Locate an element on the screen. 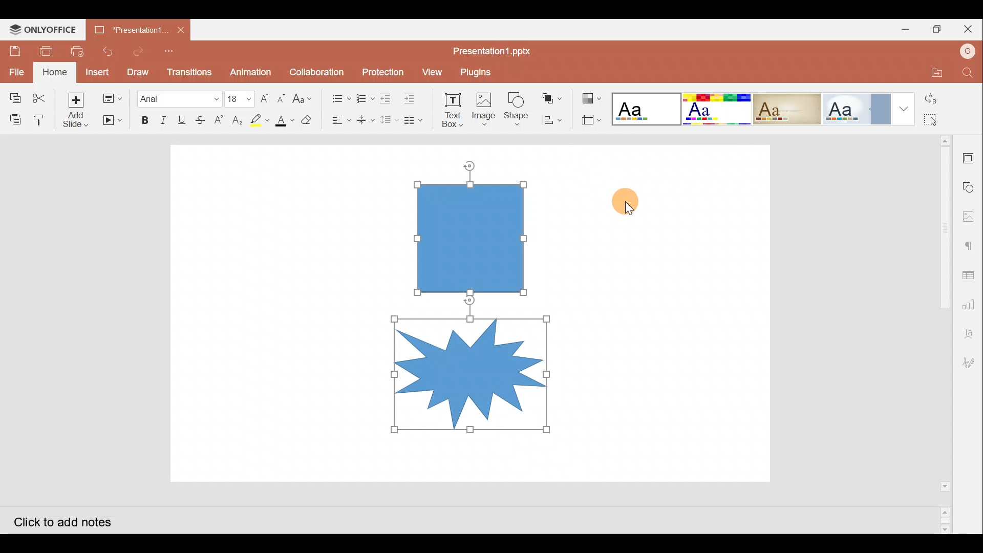  Transitions is located at coordinates (188, 70).